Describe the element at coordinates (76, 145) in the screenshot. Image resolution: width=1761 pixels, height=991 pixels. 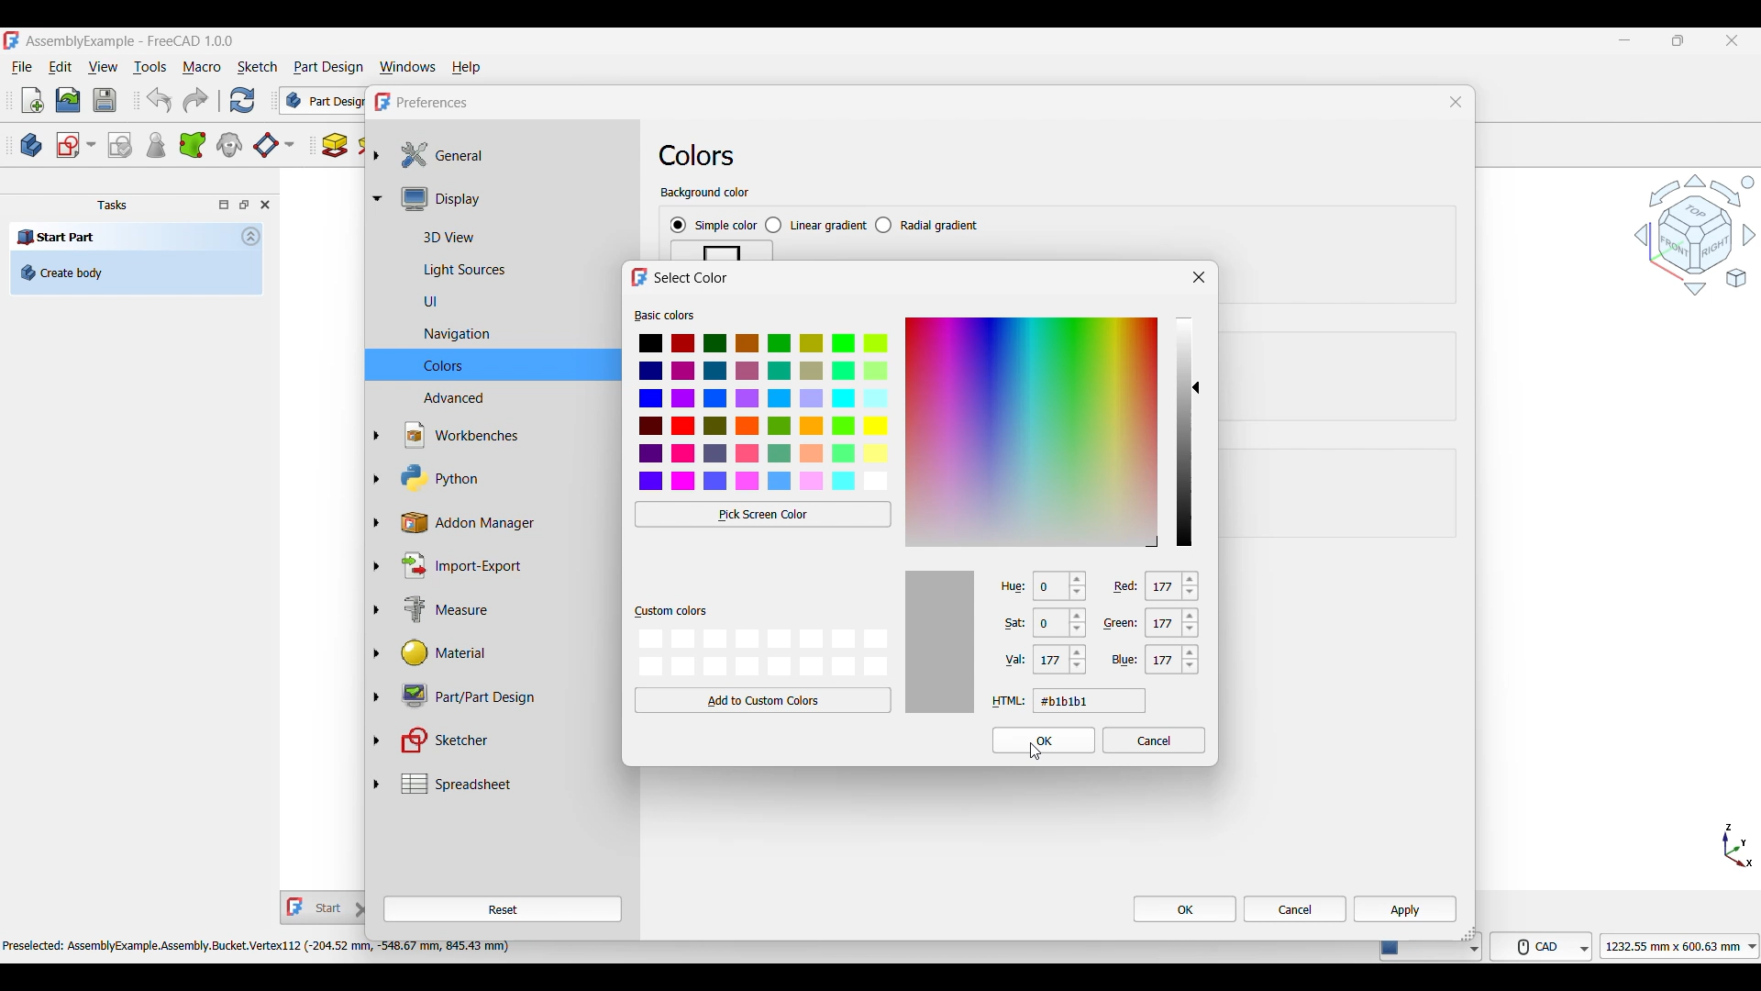
I see `Create a sketch options` at that location.